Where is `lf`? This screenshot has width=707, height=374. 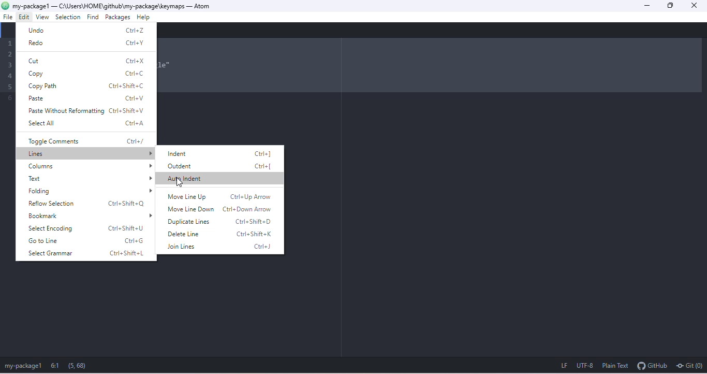
lf is located at coordinates (559, 366).